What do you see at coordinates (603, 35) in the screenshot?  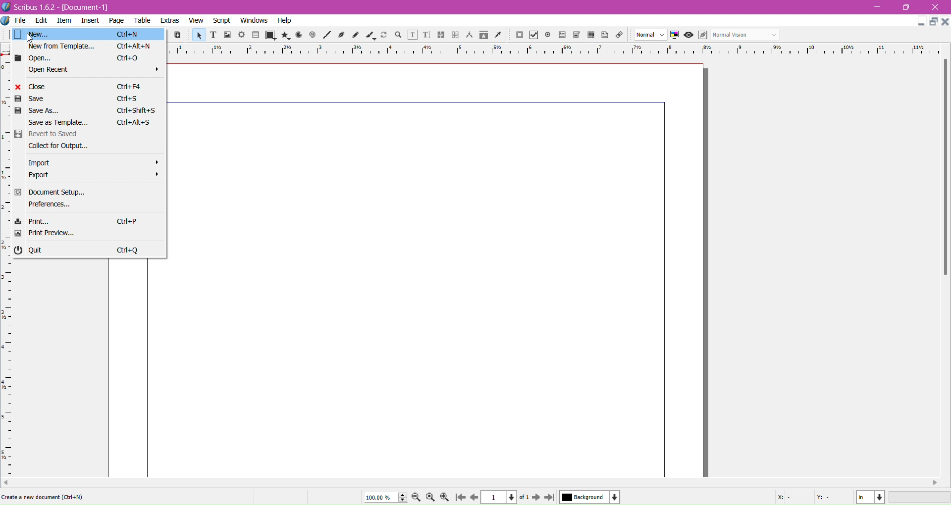 I see `icon` at bounding box center [603, 35].